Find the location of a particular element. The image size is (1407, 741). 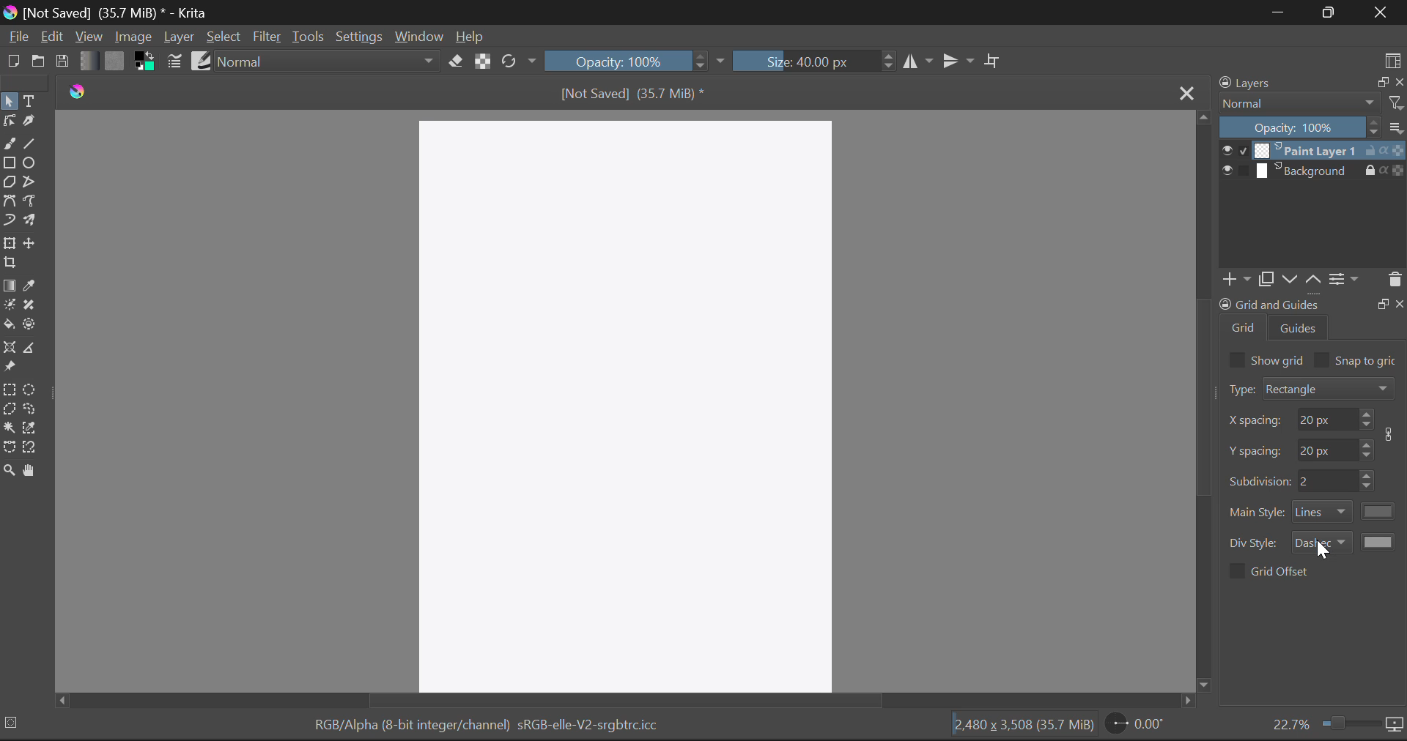

grid and guide is located at coordinates (1268, 304).